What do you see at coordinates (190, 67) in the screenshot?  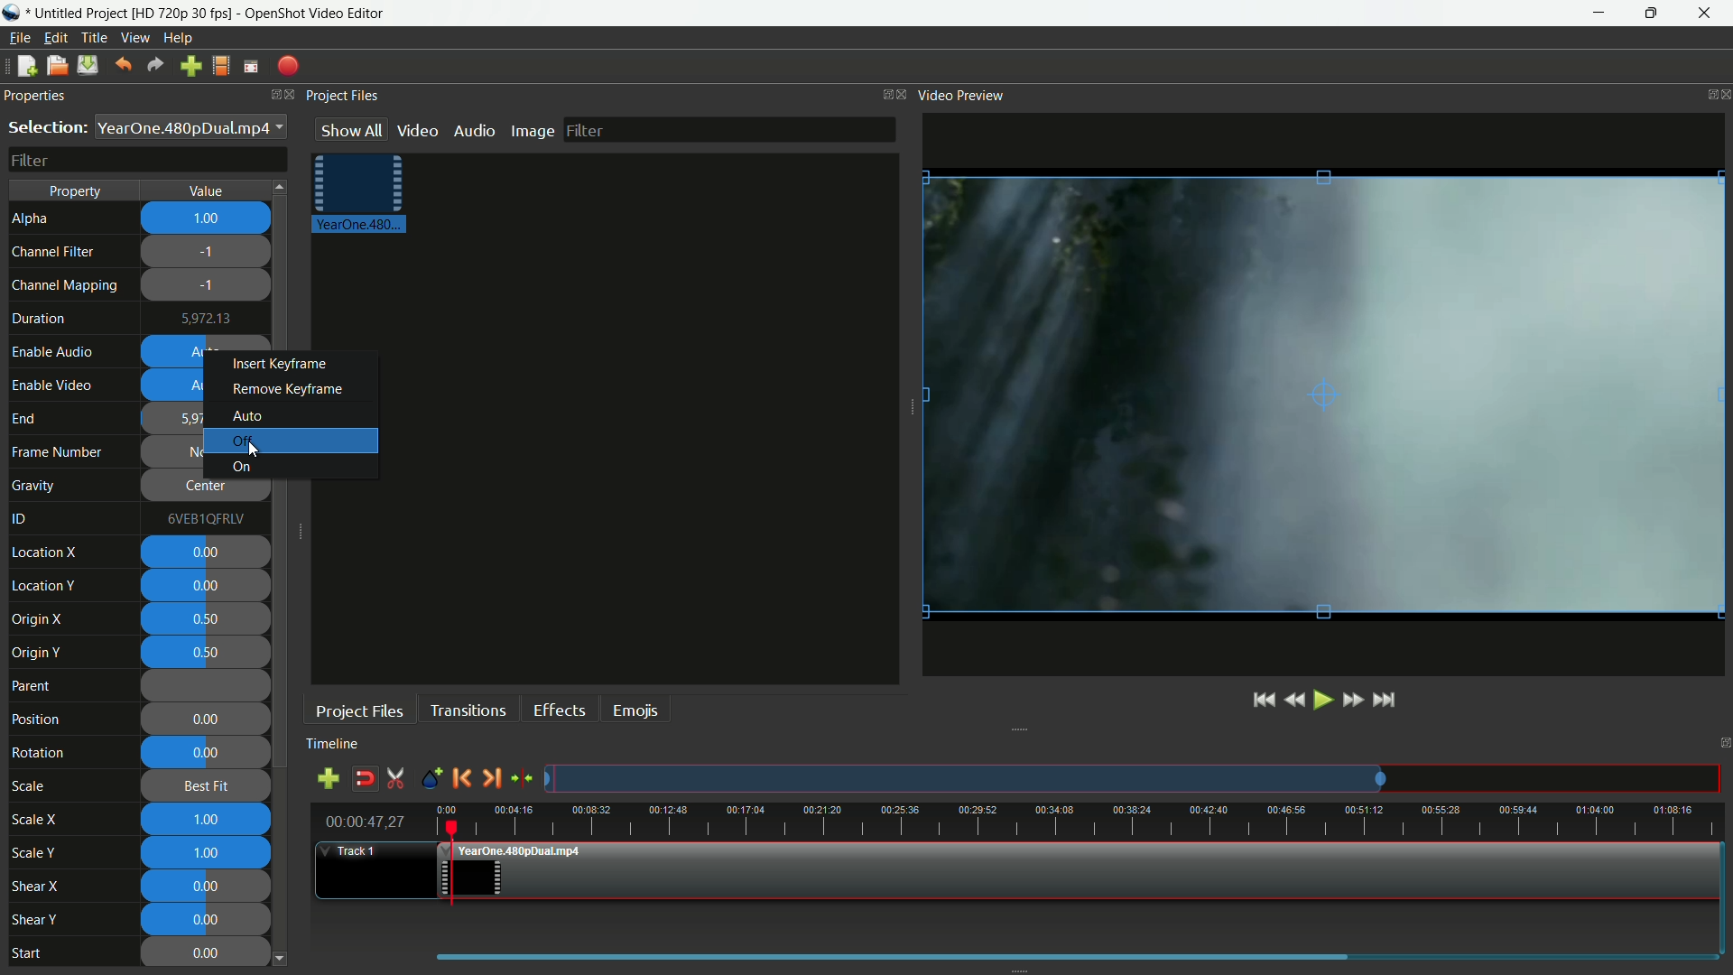 I see `import file` at bounding box center [190, 67].